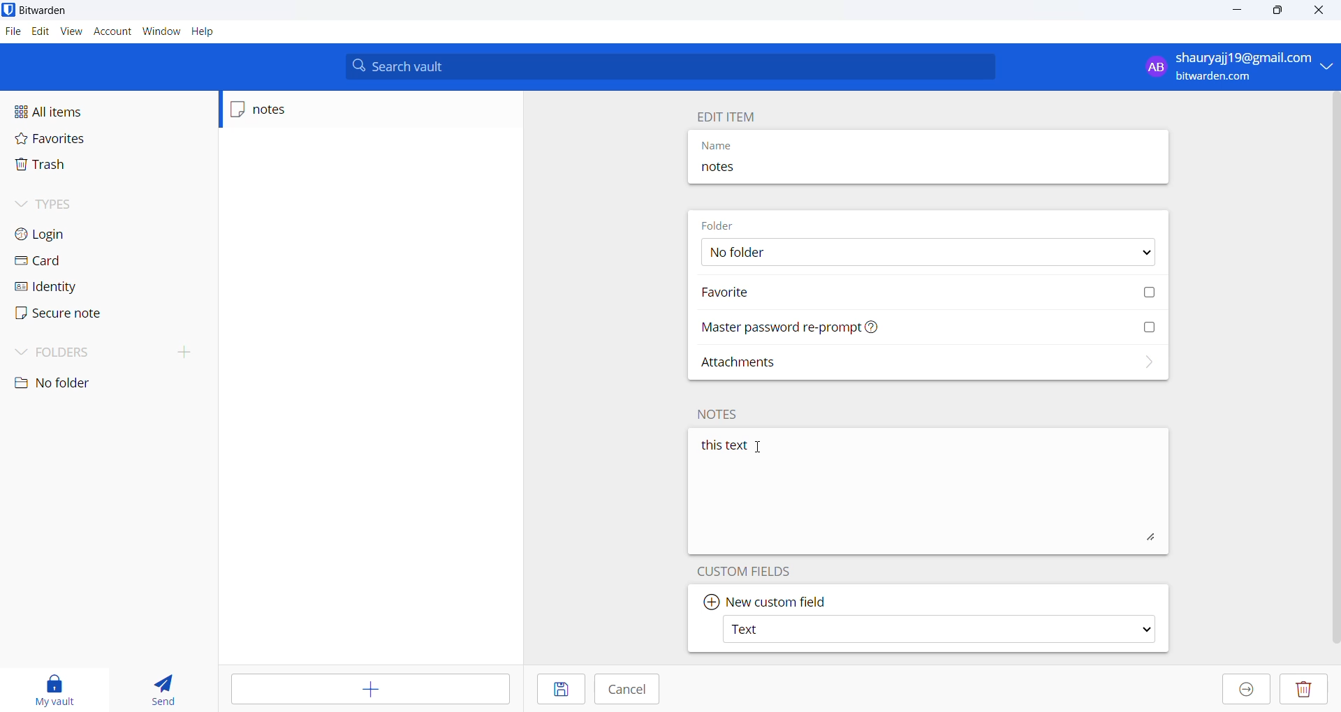  I want to click on view, so click(70, 31).